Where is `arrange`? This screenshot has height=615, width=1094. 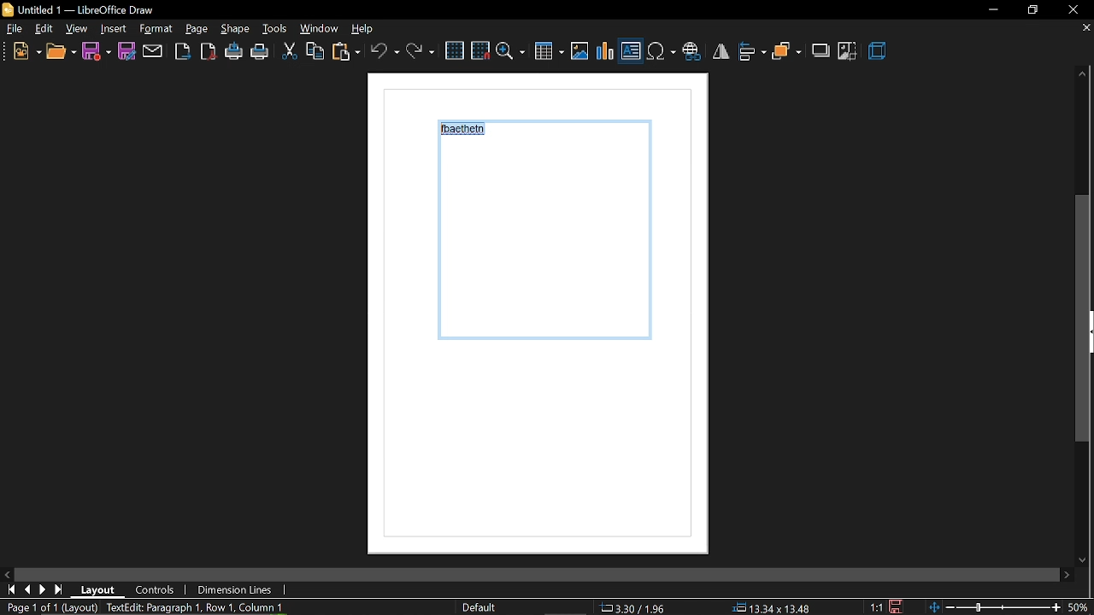 arrange is located at coordinates (787, 53).